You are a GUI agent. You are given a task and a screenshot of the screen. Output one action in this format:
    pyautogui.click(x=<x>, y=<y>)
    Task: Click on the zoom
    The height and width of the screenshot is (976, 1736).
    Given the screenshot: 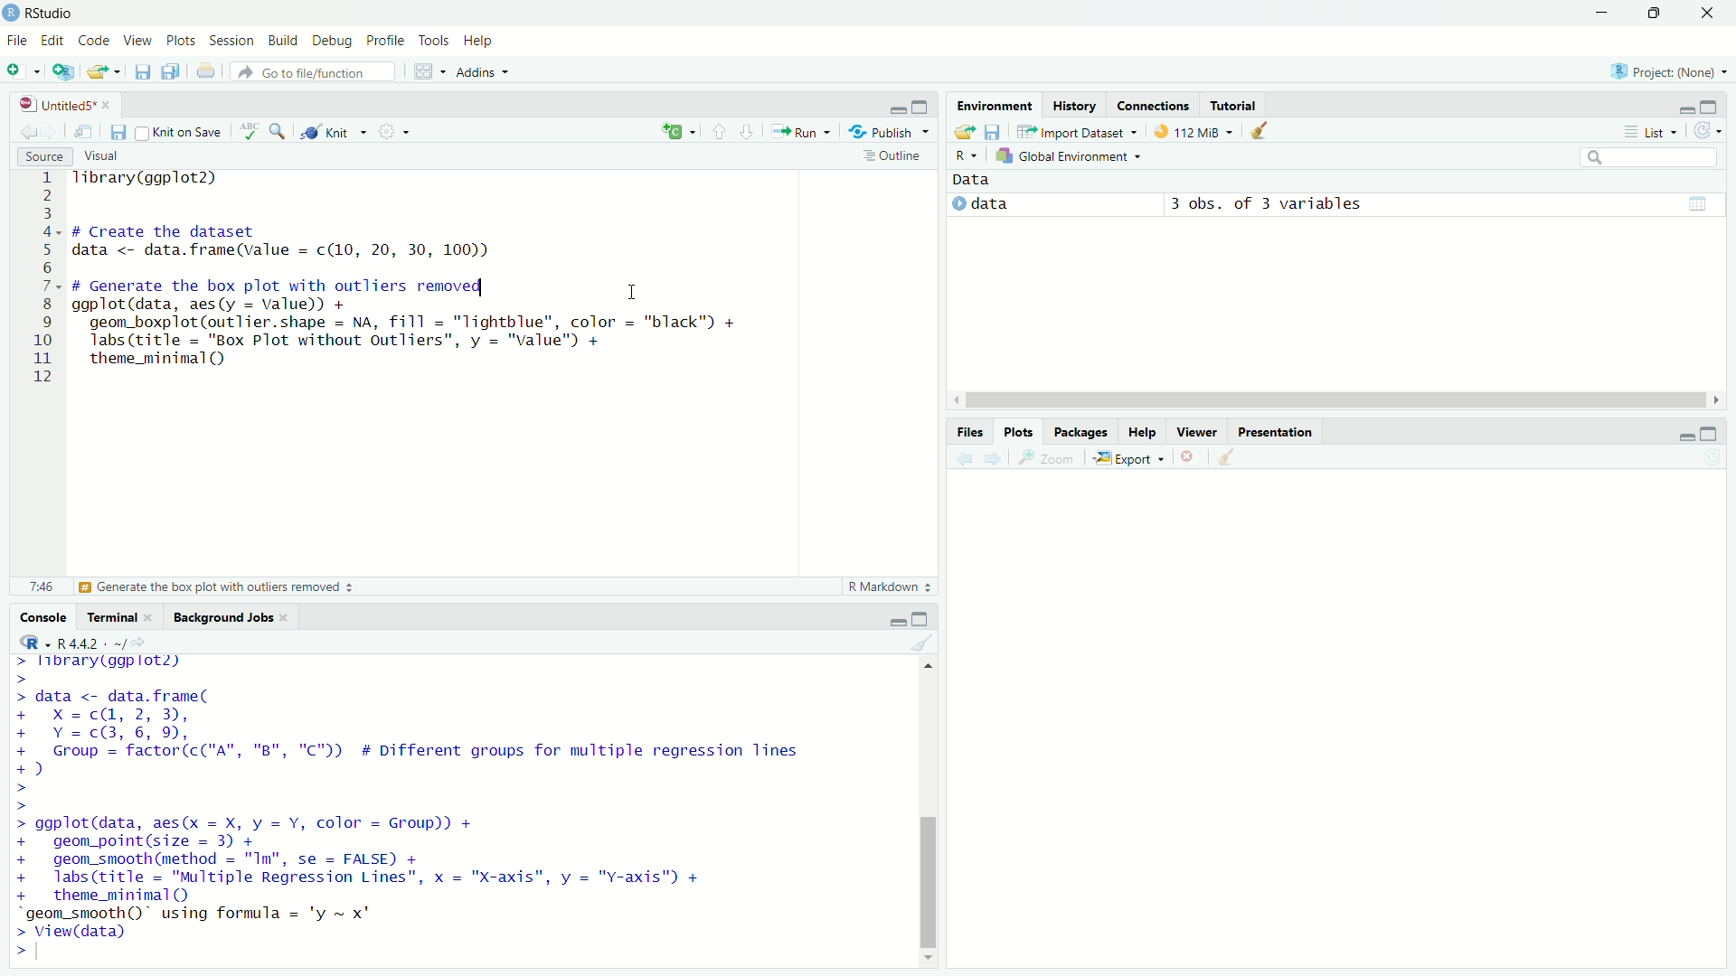 What is the action you would take?
    pyautogui.click(x=279, y=129)
    